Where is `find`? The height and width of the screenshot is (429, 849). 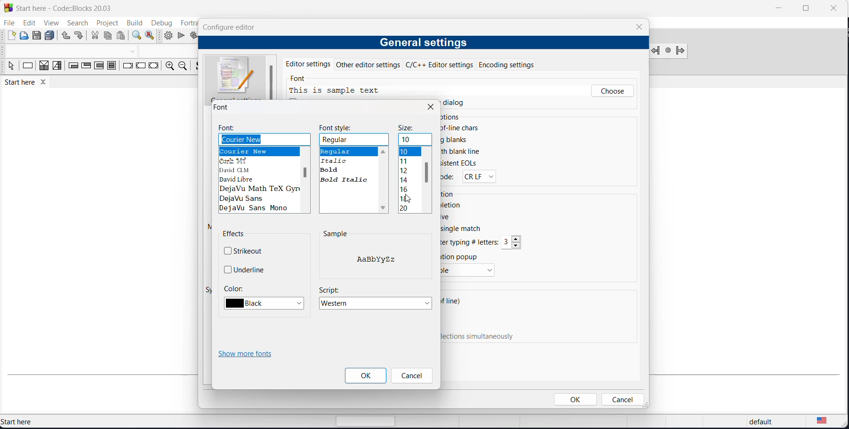 find is located at coordinates (136, 36).